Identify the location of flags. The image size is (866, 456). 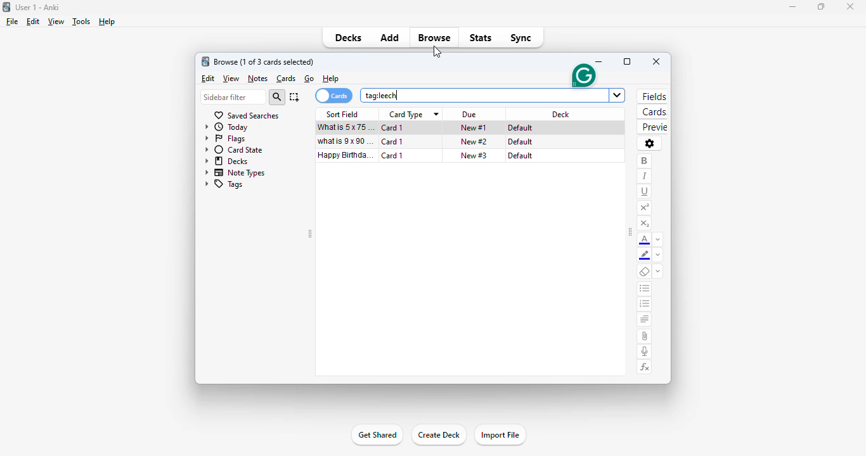
(224, 139).